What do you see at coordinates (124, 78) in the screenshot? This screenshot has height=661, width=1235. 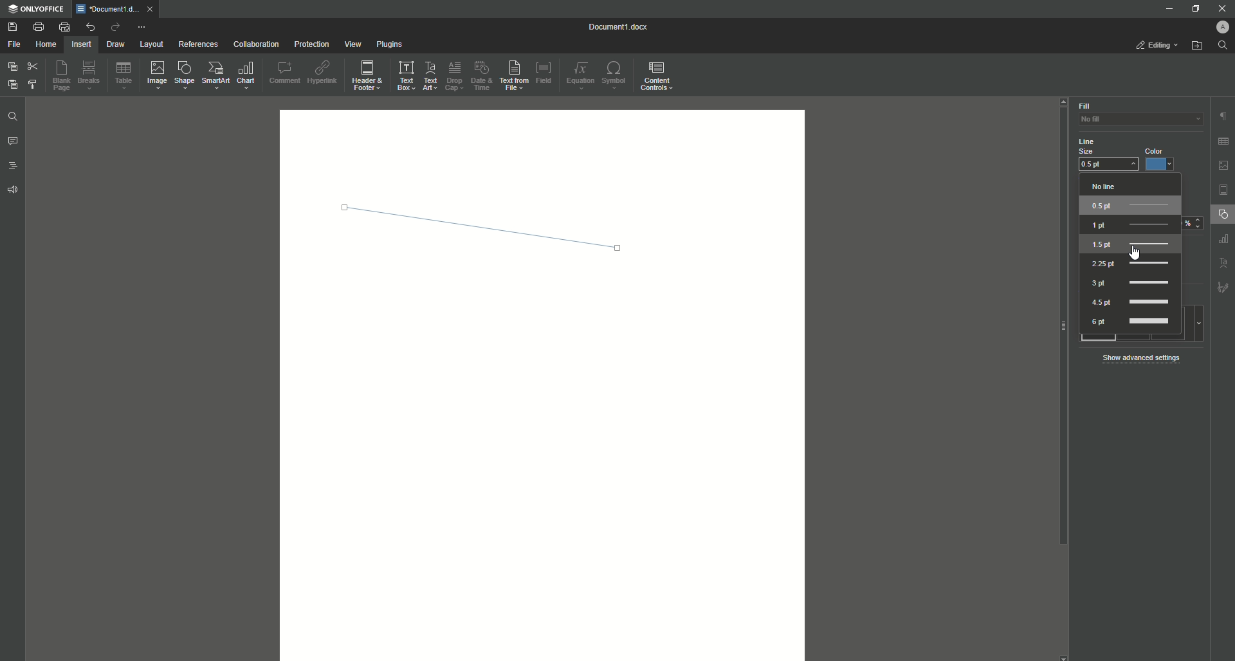 I see `Table` at bounding box center [124, 78].